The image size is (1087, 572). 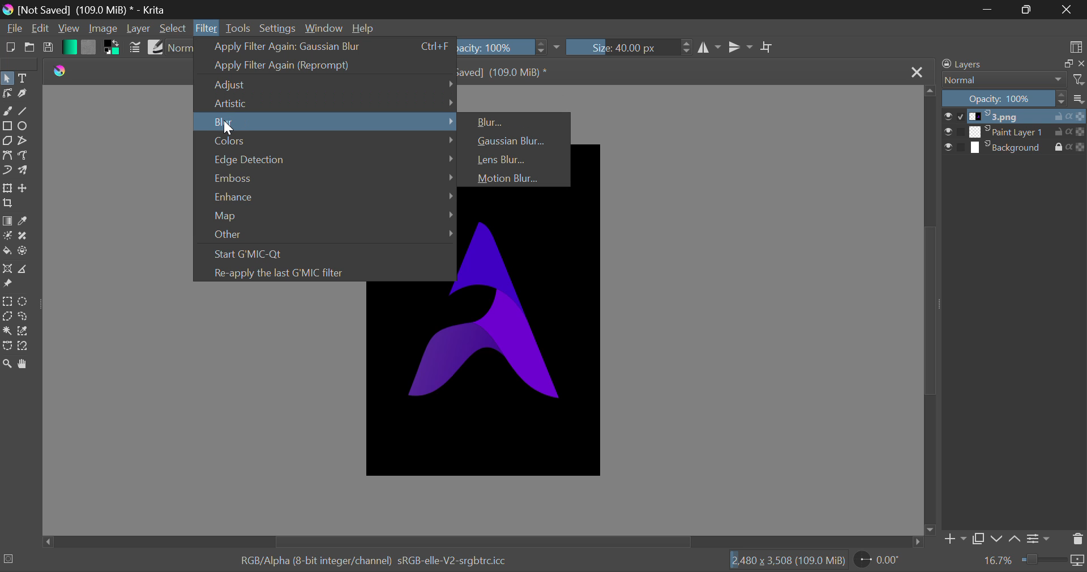 What do you see at coordinates (25, 221) in the screenshot?
I see `Eyedropper` at bounding box center [25, 221].